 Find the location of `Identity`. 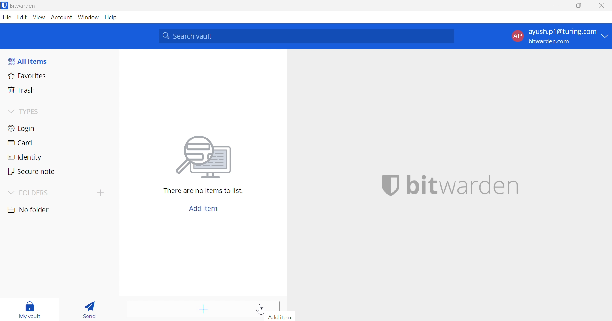

Identity is located at coordinates (24, 157).